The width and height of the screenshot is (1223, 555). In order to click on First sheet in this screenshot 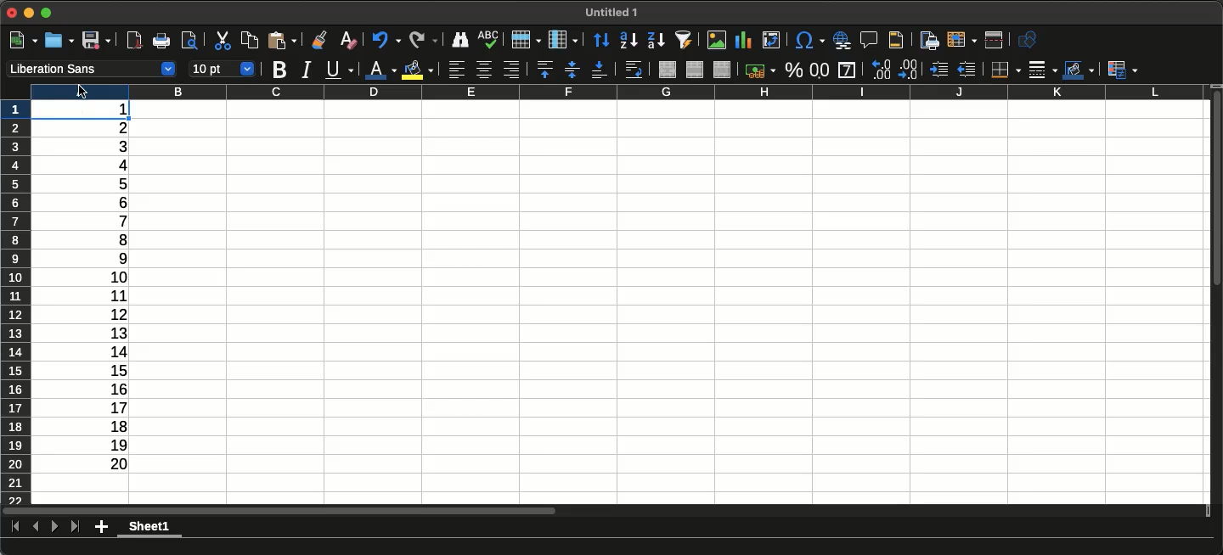, I will do `click(15, 526)`.